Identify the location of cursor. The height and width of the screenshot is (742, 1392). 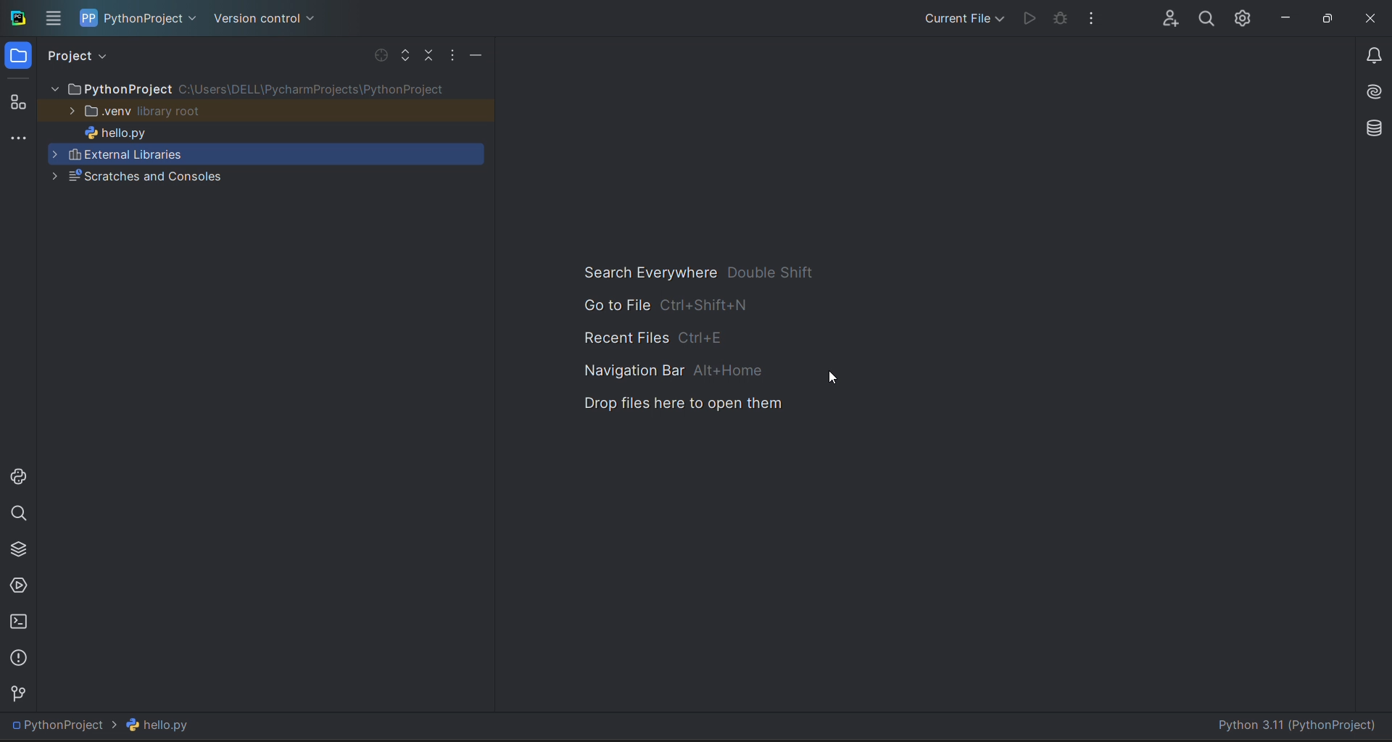
(831, 375).